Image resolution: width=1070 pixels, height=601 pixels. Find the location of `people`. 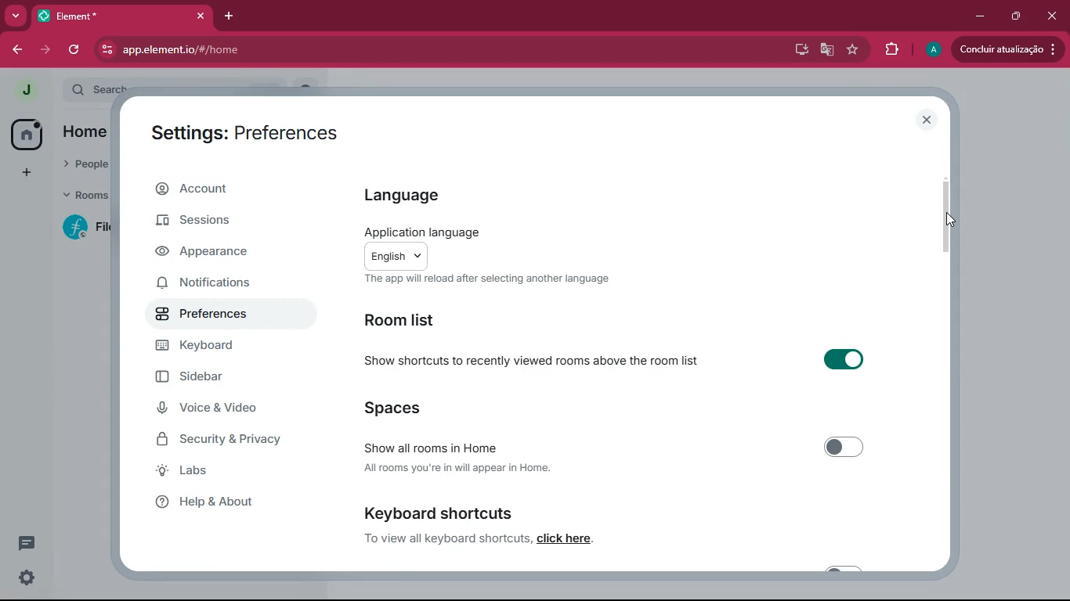

people is located at coordinates (85, 167).